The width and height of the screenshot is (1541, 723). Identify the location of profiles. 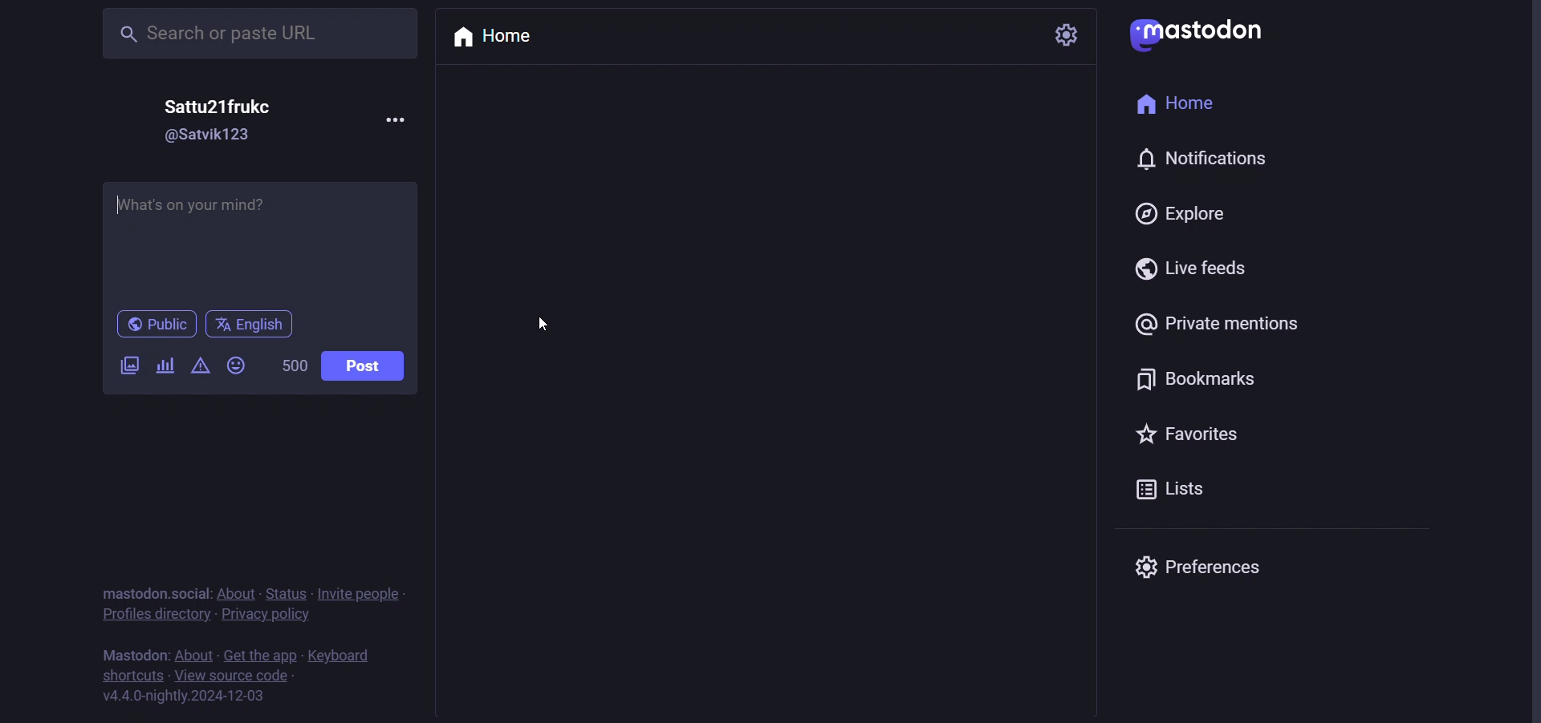
(152, 616).